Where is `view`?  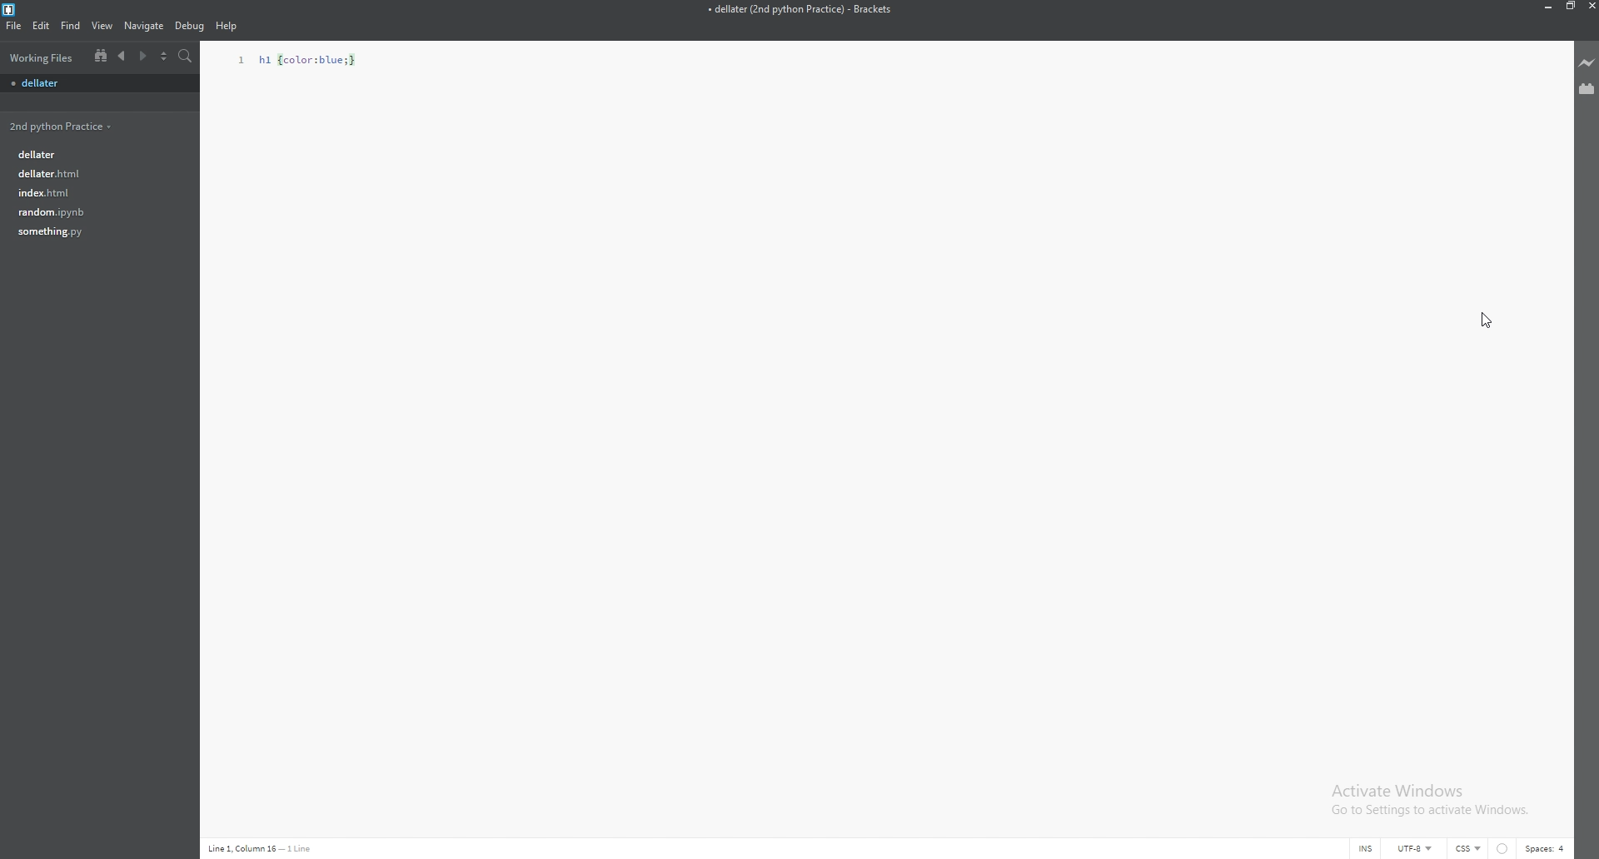 view is located at coordinates (103, 26).